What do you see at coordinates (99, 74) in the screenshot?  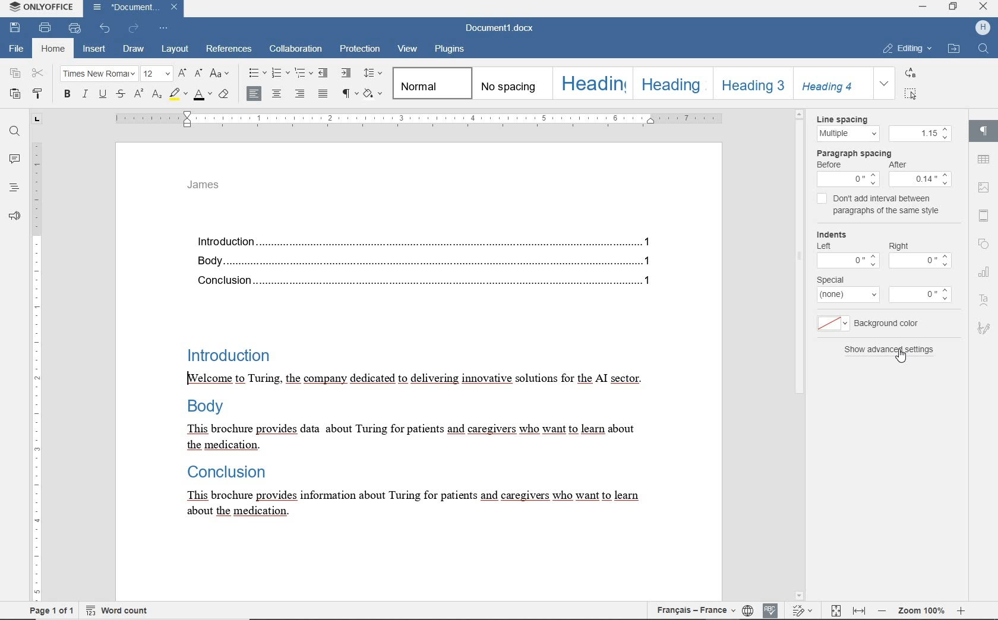 I see `font` at bounding box center [99, 74].